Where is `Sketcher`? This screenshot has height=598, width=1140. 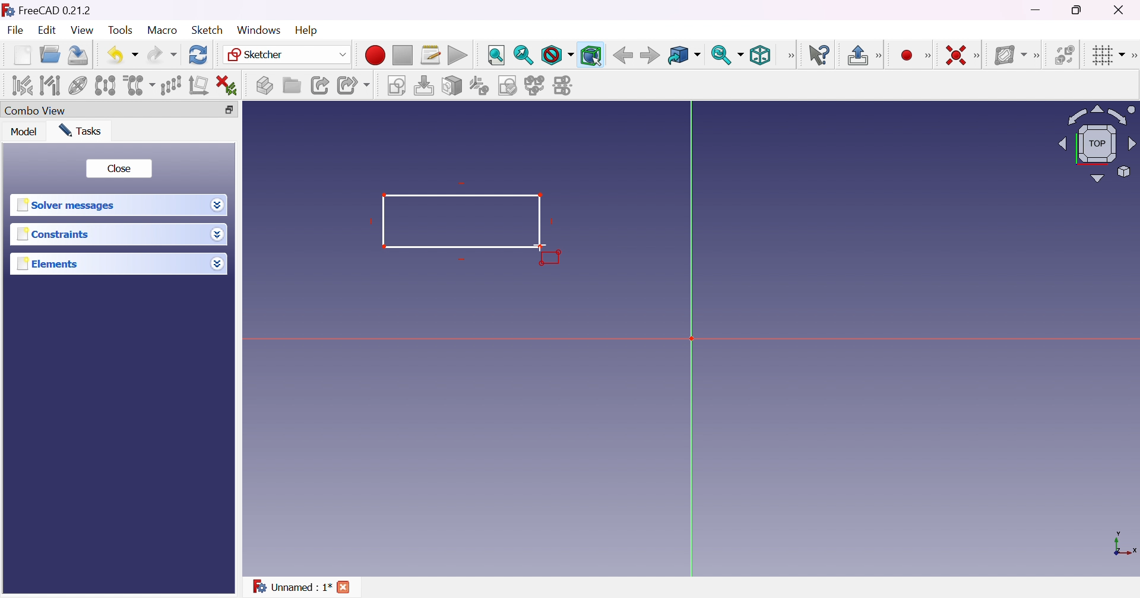
Sketcher is located at coordinates (289, 53).